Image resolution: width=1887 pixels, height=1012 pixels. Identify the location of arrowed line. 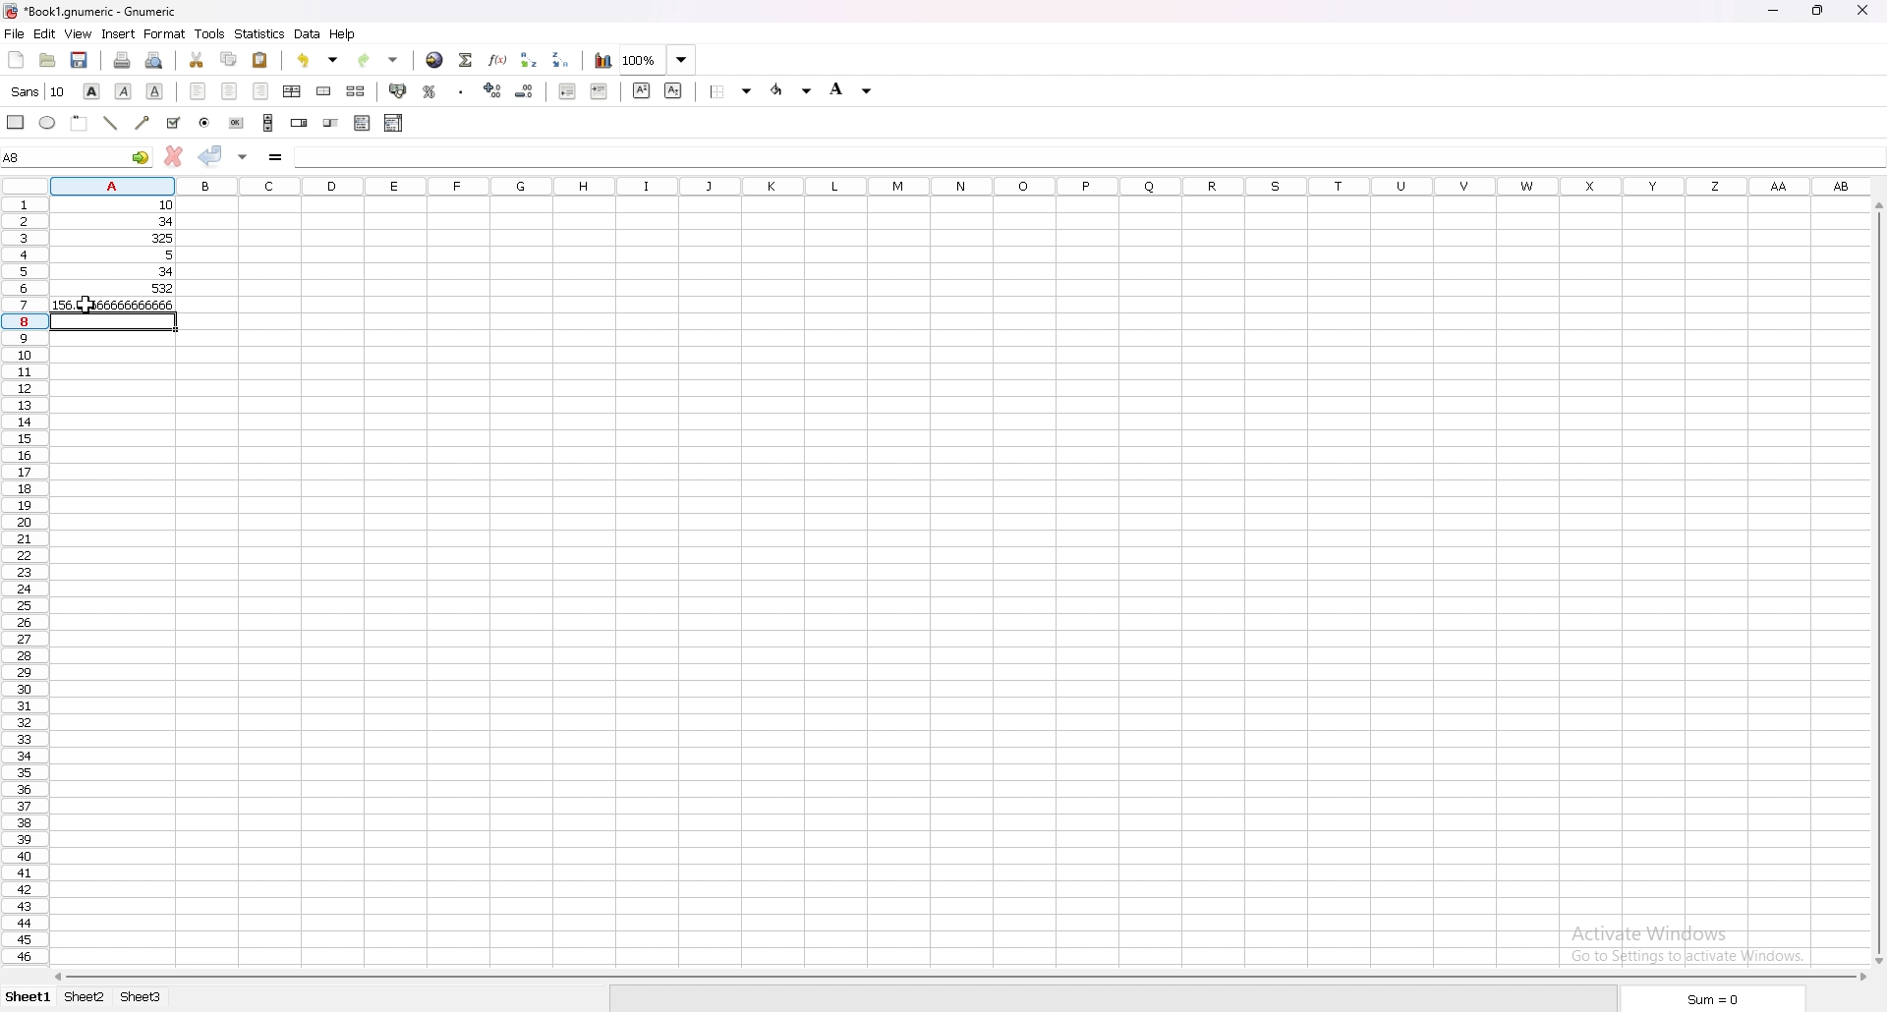
(143, 122).